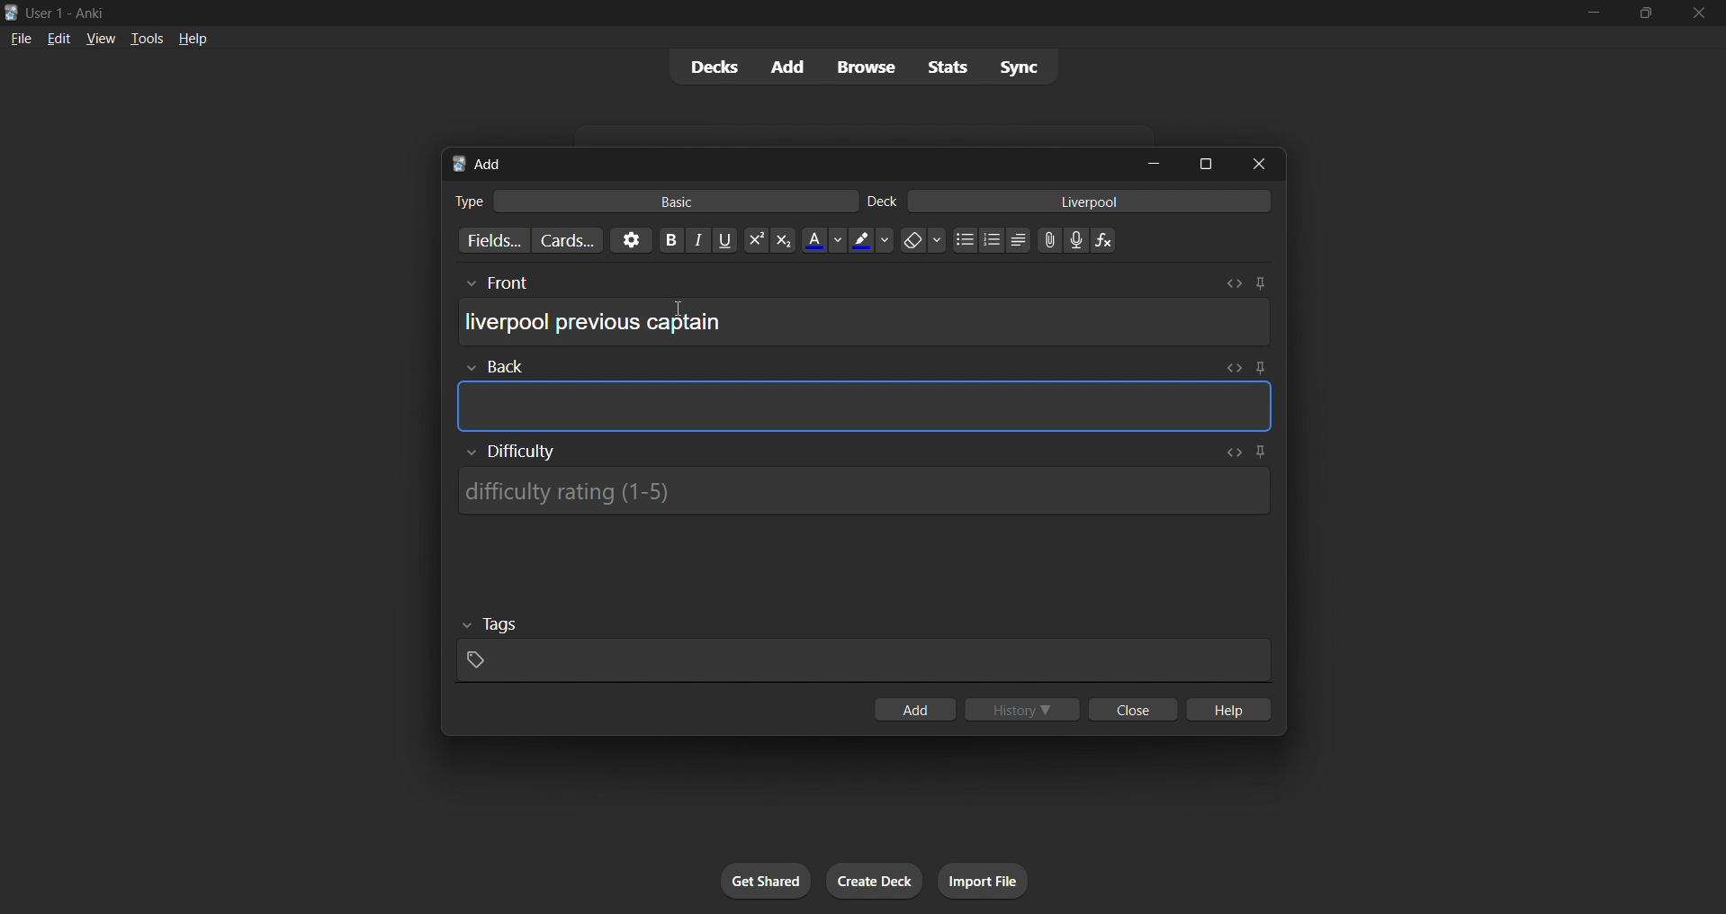 The image size is (1726, 914). Describe the element at coordinates (876, 882) in the screenshot. I see `create deck` at that location.